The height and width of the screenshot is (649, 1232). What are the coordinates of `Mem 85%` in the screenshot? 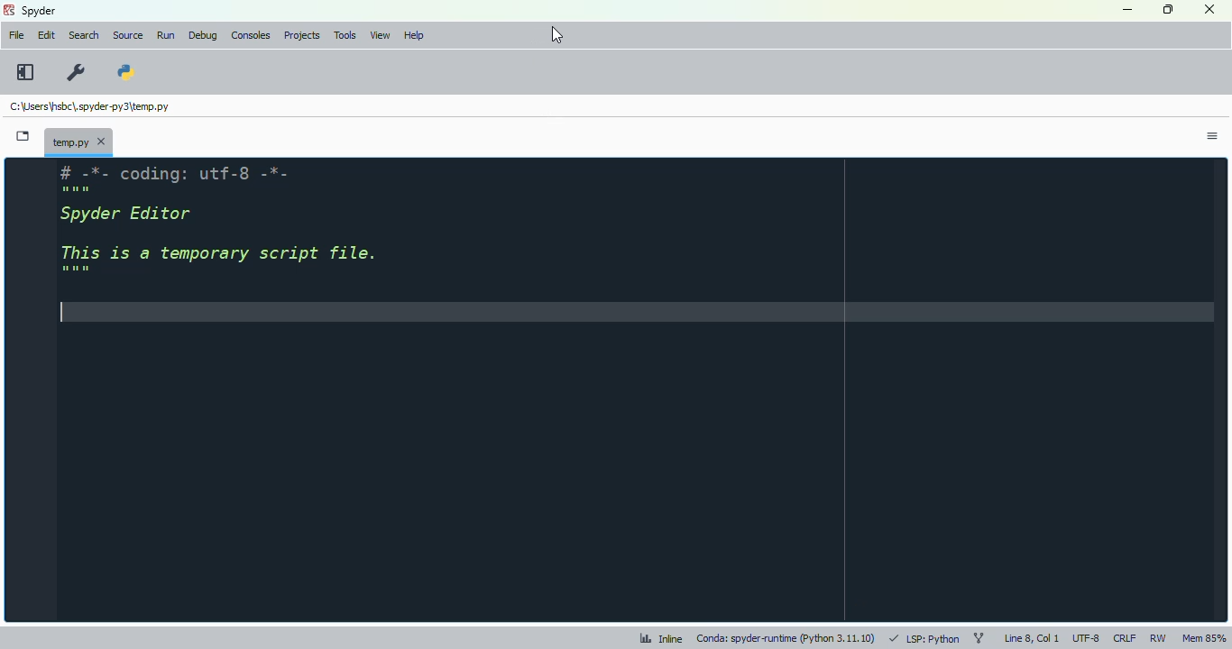 It's located at (1203, 637).